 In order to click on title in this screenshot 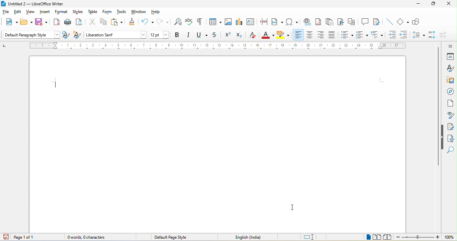, I will do `click(35, 4)`.